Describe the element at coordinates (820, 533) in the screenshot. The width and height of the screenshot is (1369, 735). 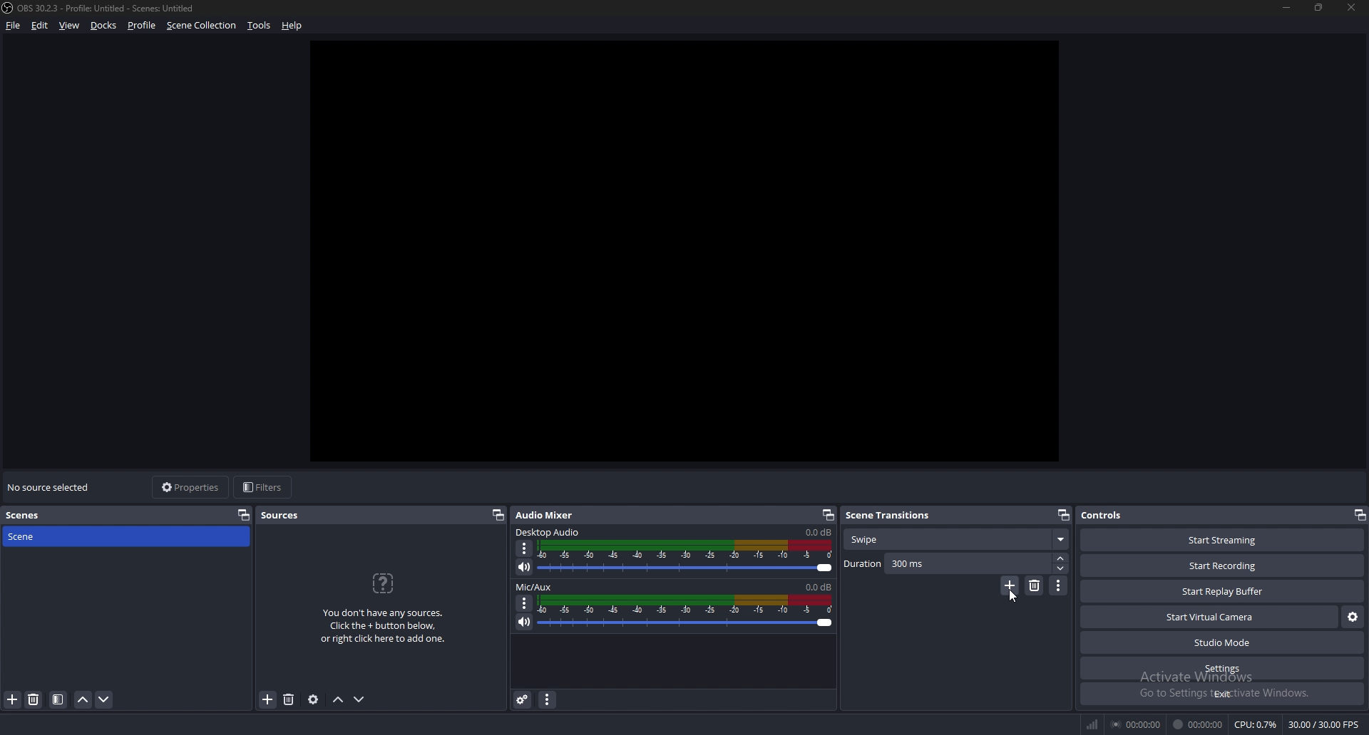
I see `0.0db` at that location.